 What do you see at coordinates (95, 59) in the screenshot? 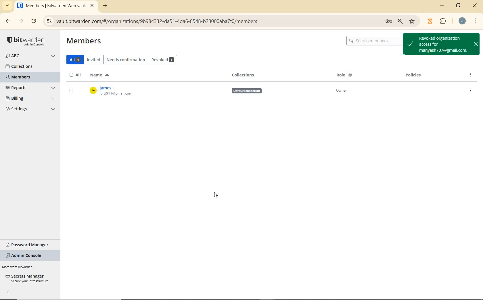
I see `INVITED` at bounding box center [95, 59].